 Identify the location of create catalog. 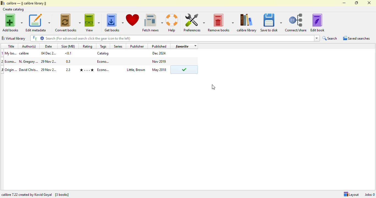
(13, 9).